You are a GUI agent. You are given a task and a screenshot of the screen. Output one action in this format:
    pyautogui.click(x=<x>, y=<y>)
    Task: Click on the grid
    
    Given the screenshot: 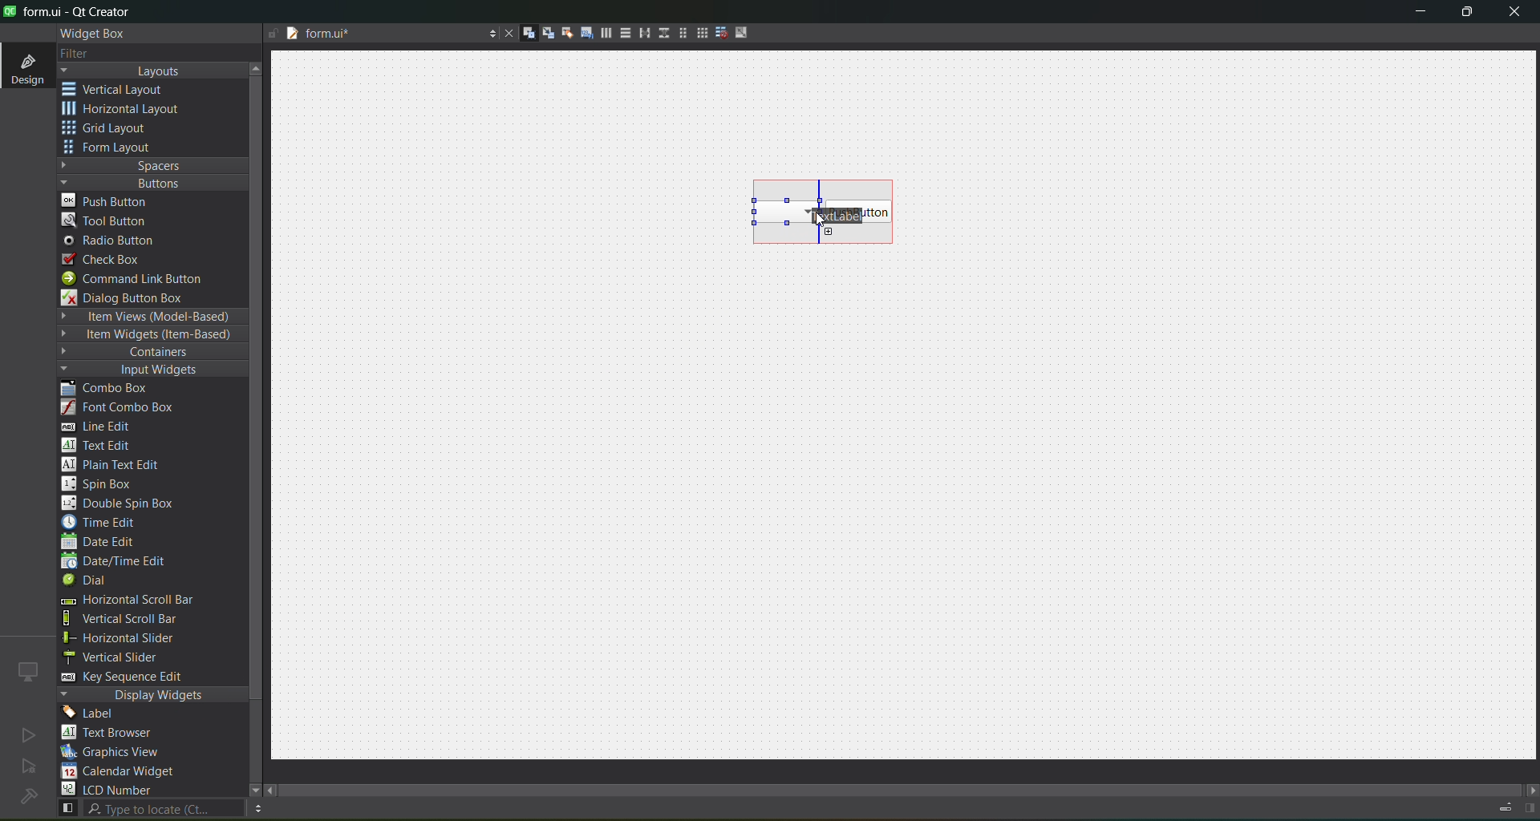 What is the action you would take?
    pyautogui.click(x=115, y=130)
    